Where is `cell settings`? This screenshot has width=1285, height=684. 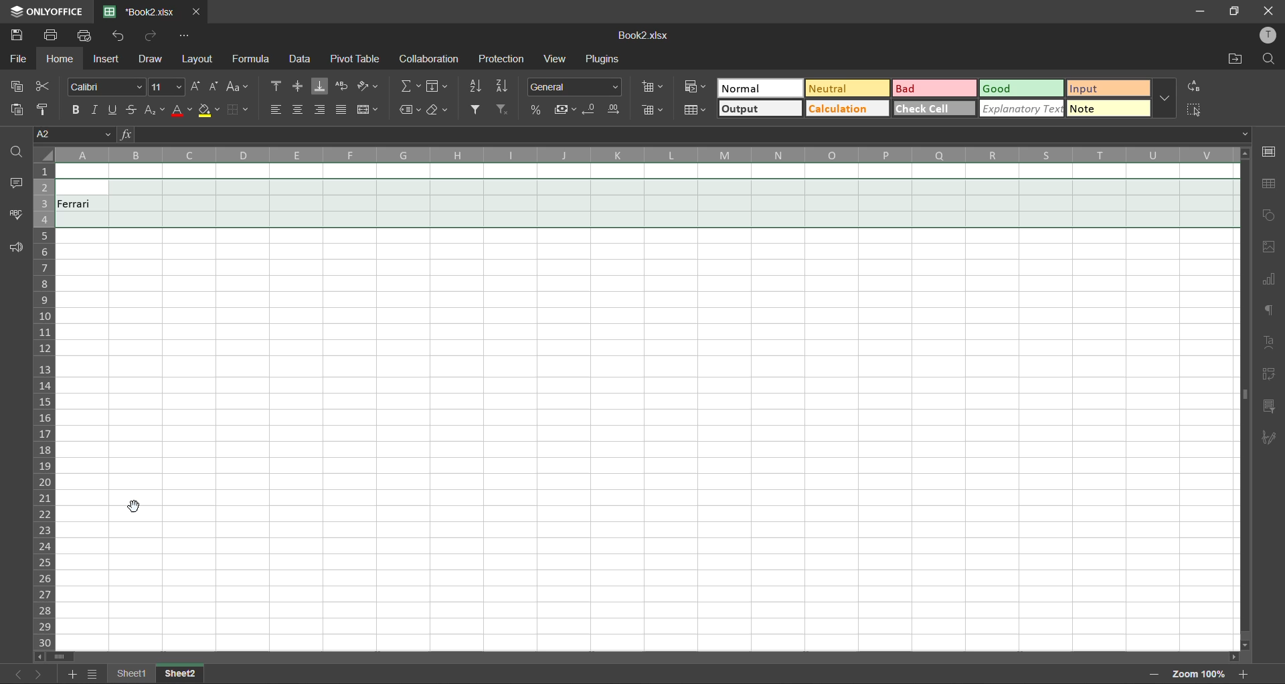 cell settings is located at coordinates (1268, 153).